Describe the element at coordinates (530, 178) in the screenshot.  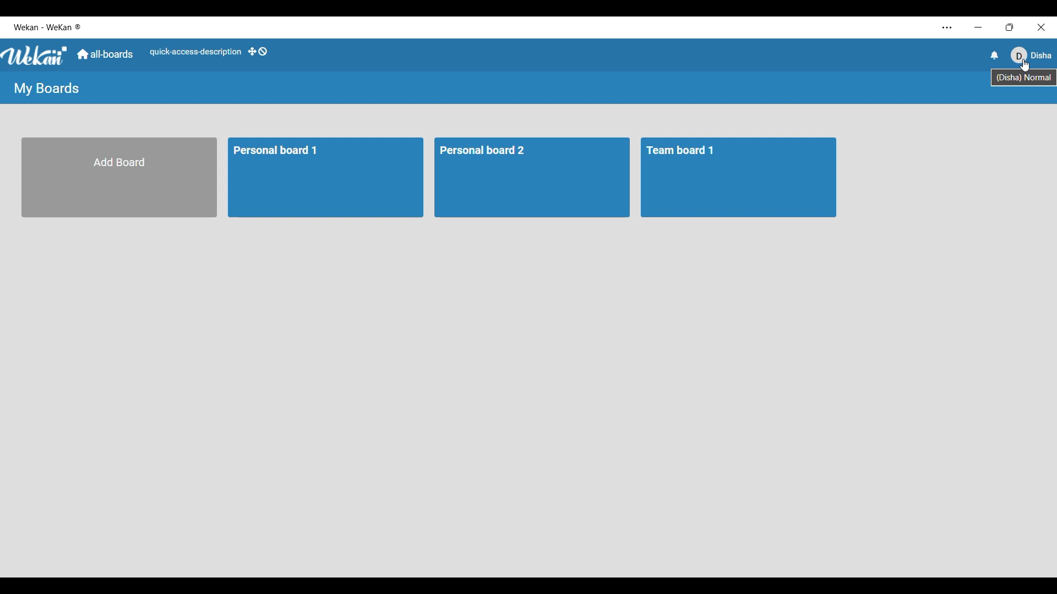
I see `Personal board 2` at that location.